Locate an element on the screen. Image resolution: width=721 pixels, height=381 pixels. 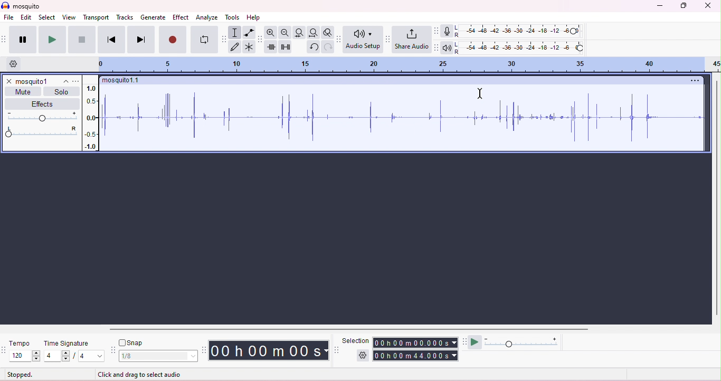
draw is located at coordinates (235, 47).